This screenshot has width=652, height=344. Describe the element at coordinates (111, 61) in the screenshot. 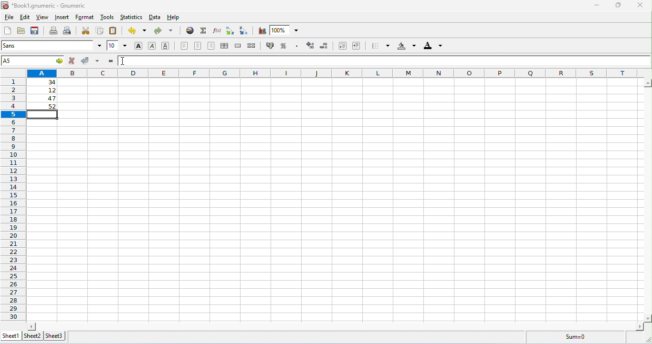

I see `=` at that location.